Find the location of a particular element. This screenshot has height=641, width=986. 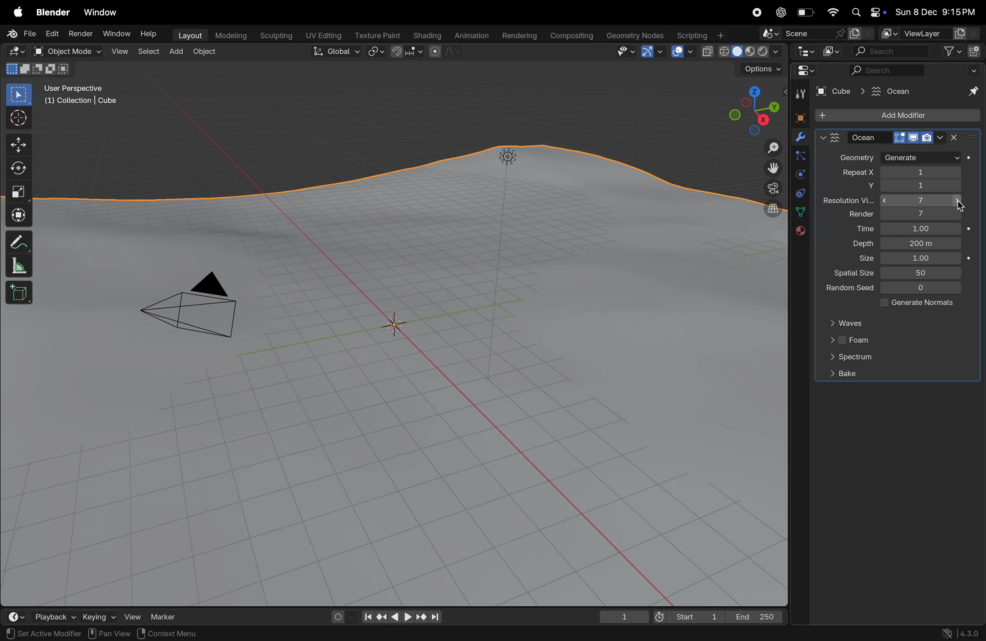

Ocean is located at coordinates (885, 91).